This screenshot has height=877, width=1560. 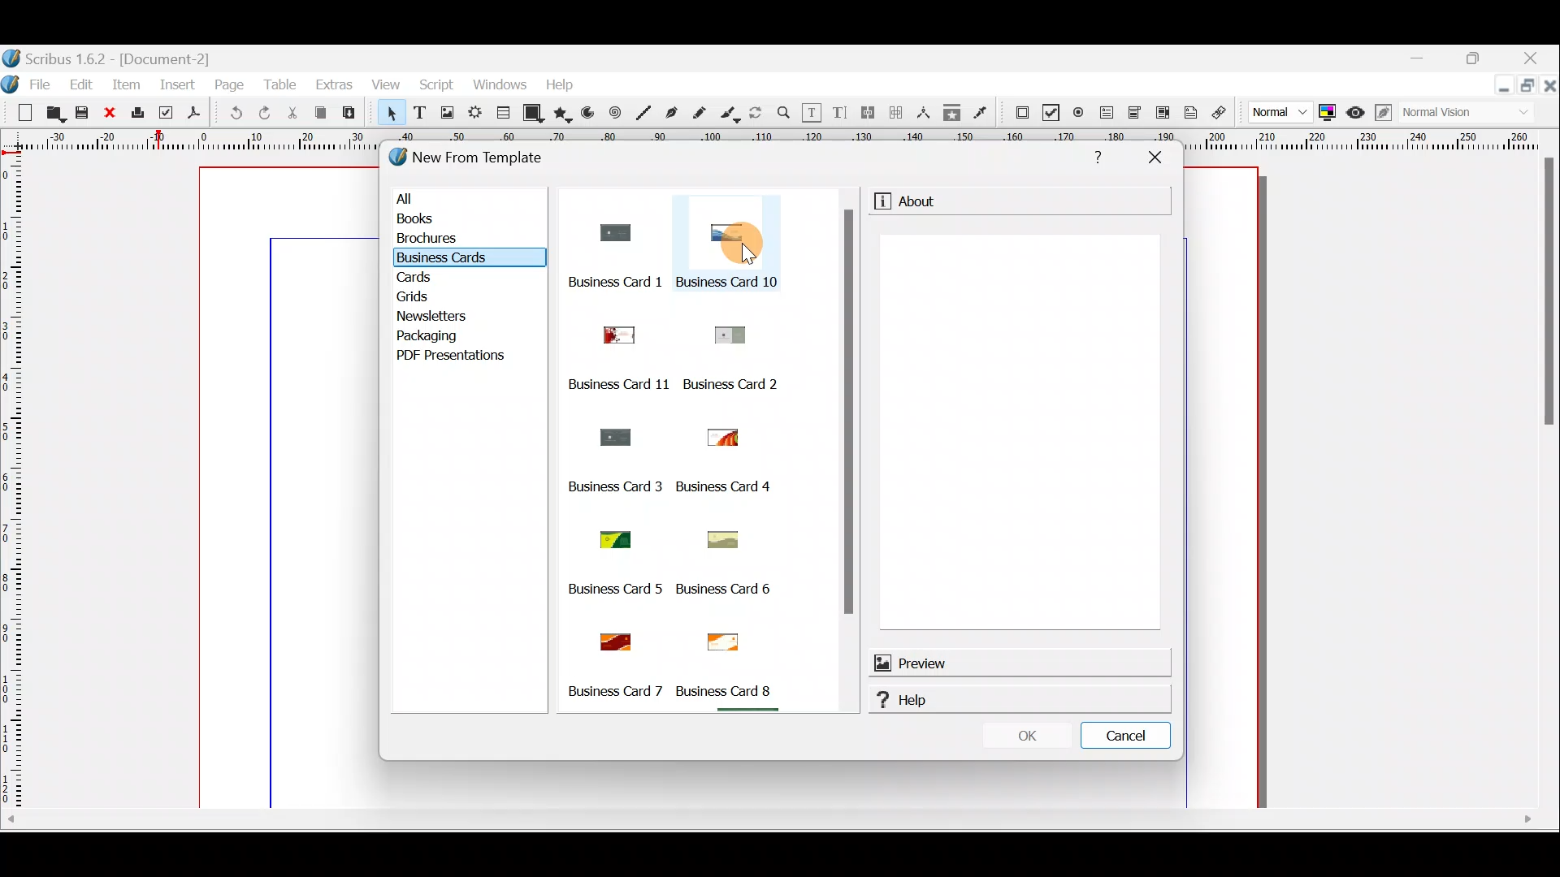 What do you see at coordinates (180, 84) in the screenshot?
I see `Insert` at bounding box center [180, 84].